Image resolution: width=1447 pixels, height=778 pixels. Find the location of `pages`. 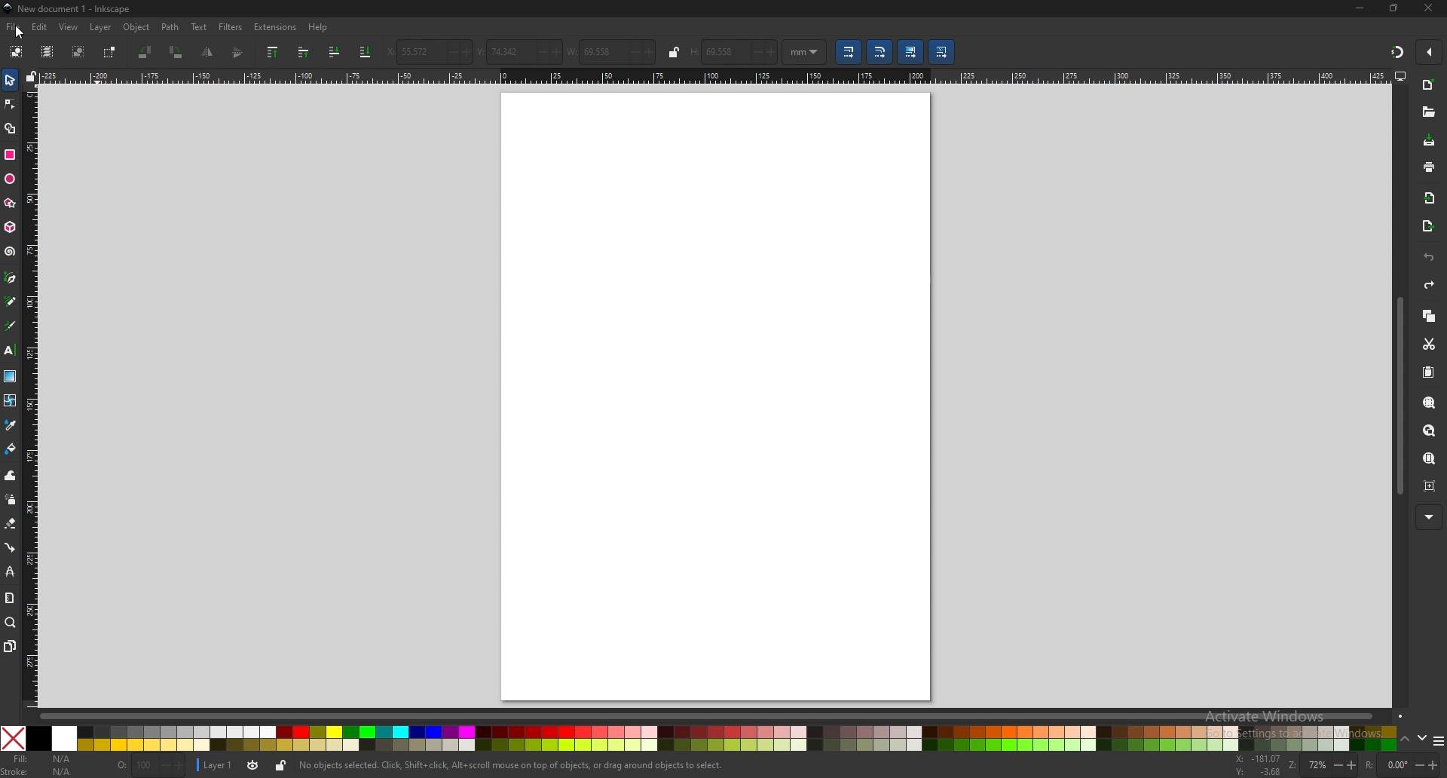

pages is located at coordinates (10, 645).